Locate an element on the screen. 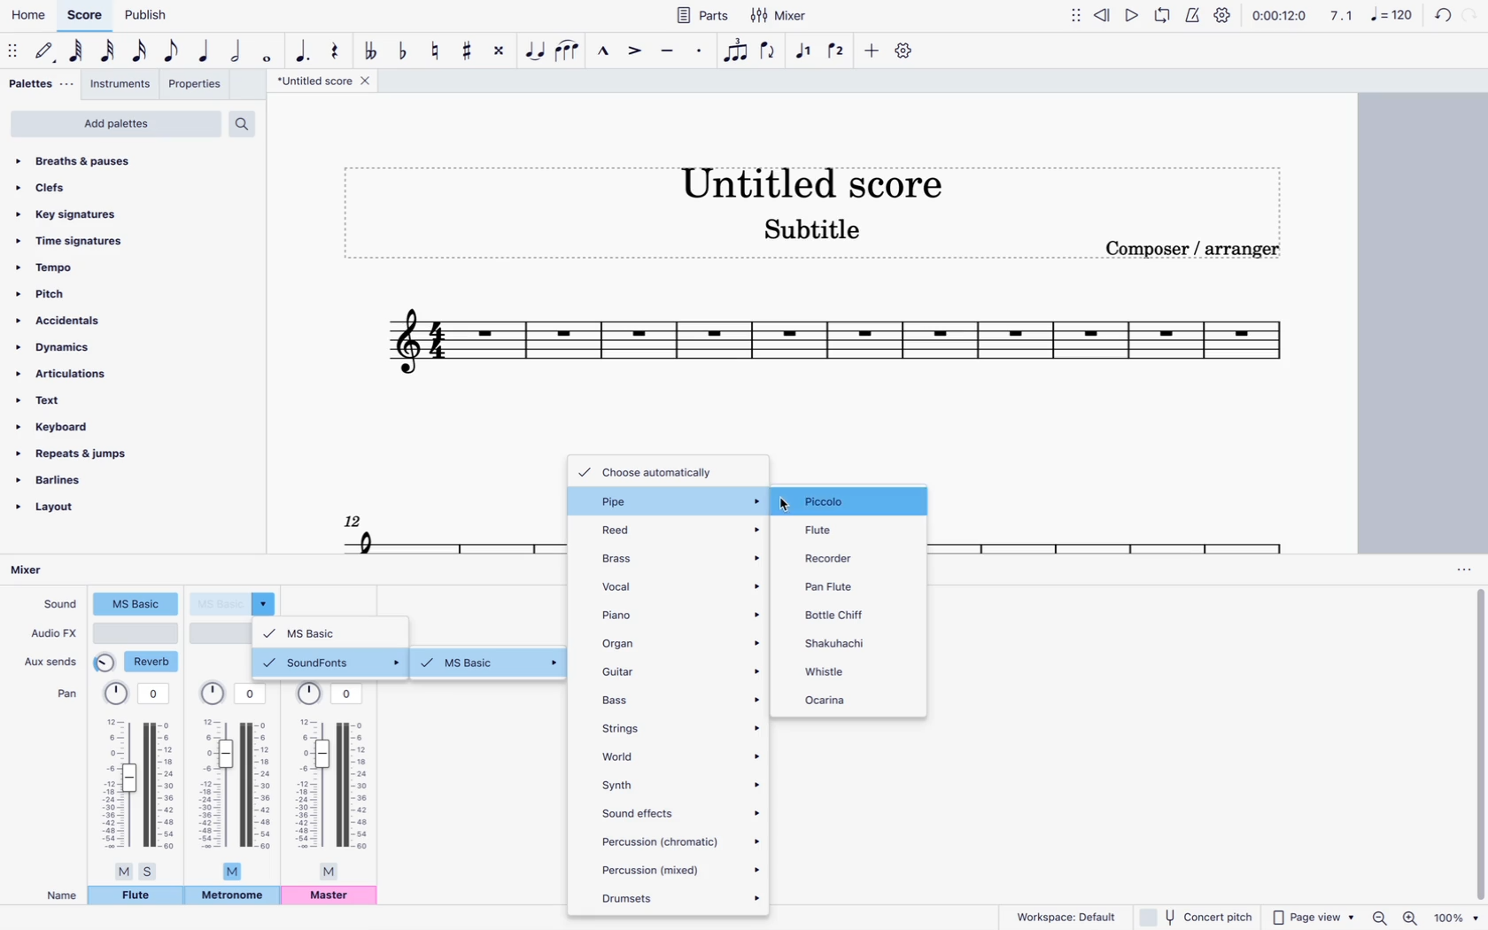 This screenshot has height=930, width=1488. augmentation dot is located at coordinates (301, 46).